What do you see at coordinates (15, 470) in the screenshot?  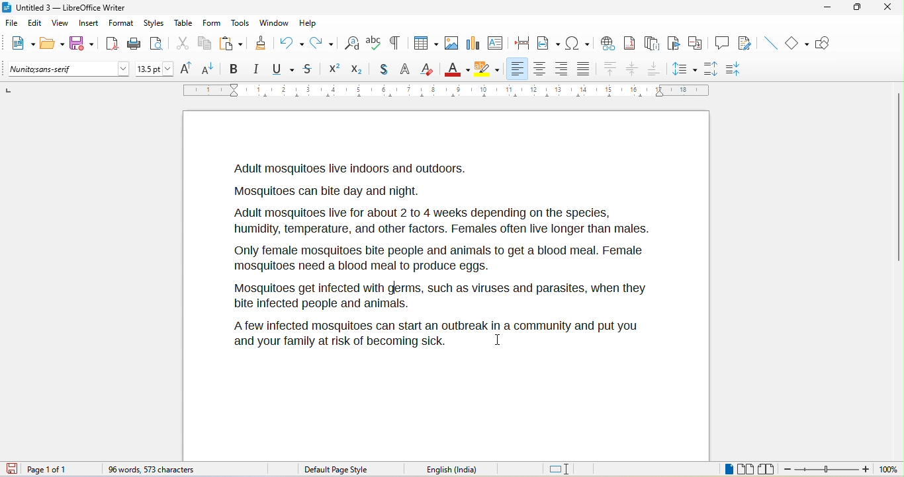 I see `click to save the document` at bounding box center [15, 470].